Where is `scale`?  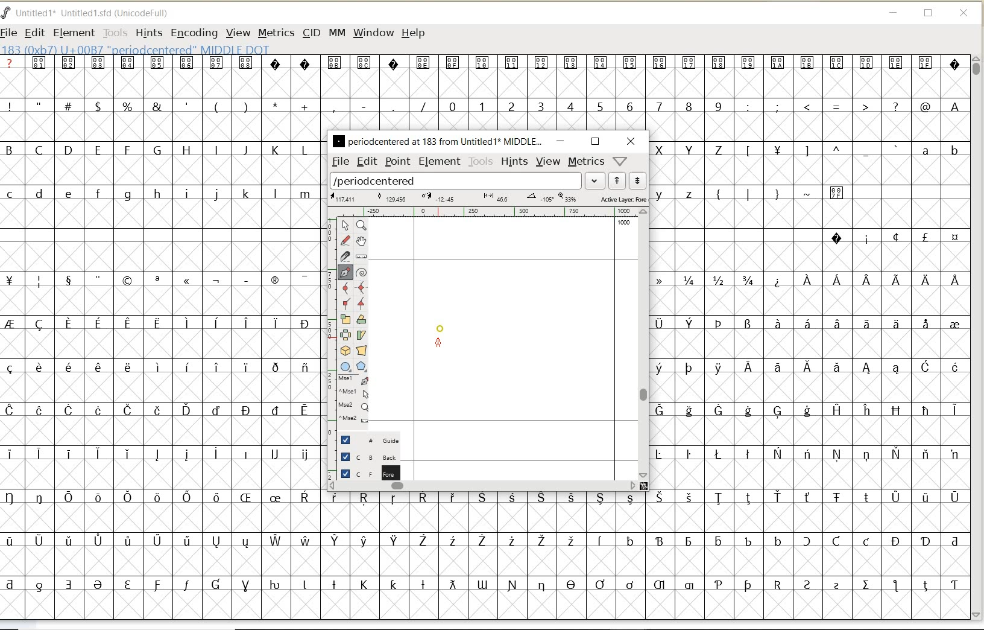
scale is located at coordinates (329, 318).